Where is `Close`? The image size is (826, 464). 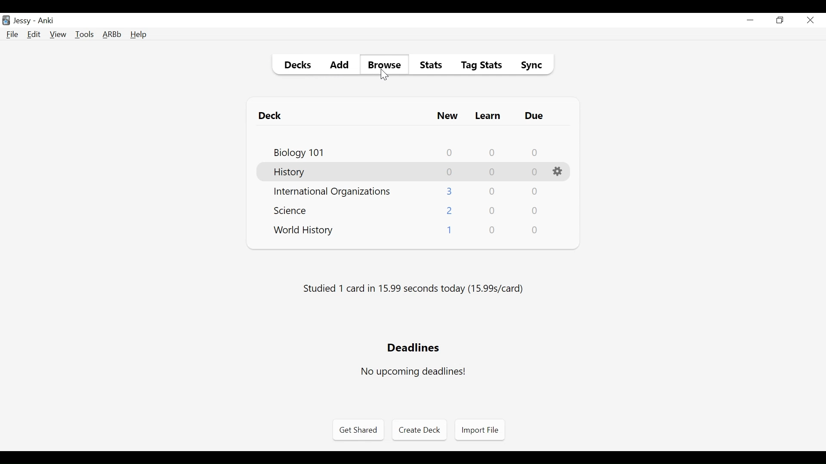 Close is located at coordinates (809, 20).